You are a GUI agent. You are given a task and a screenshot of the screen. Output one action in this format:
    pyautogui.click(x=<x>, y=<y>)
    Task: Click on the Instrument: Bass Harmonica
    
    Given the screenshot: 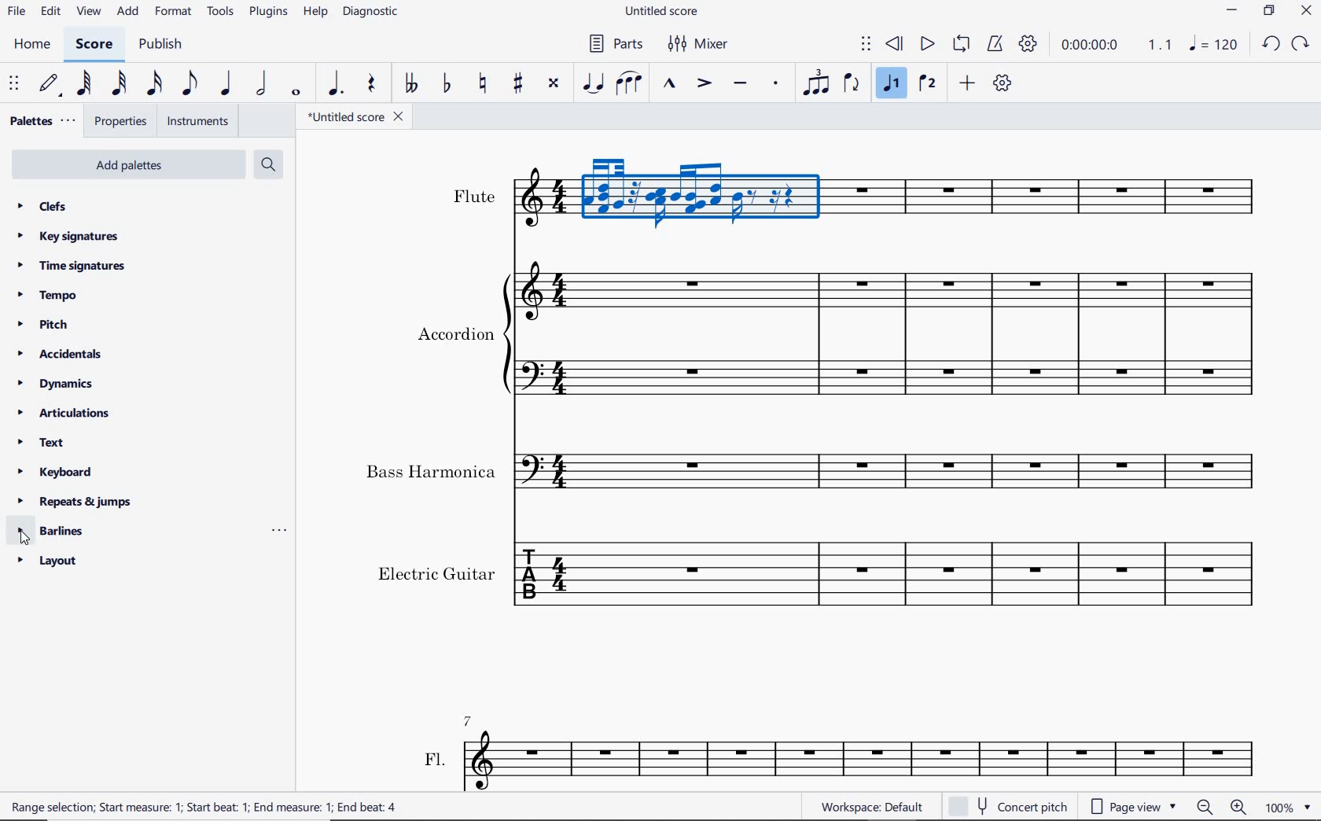 What is the action you would take?
    pyautogui.click(x=895, y=466)
    